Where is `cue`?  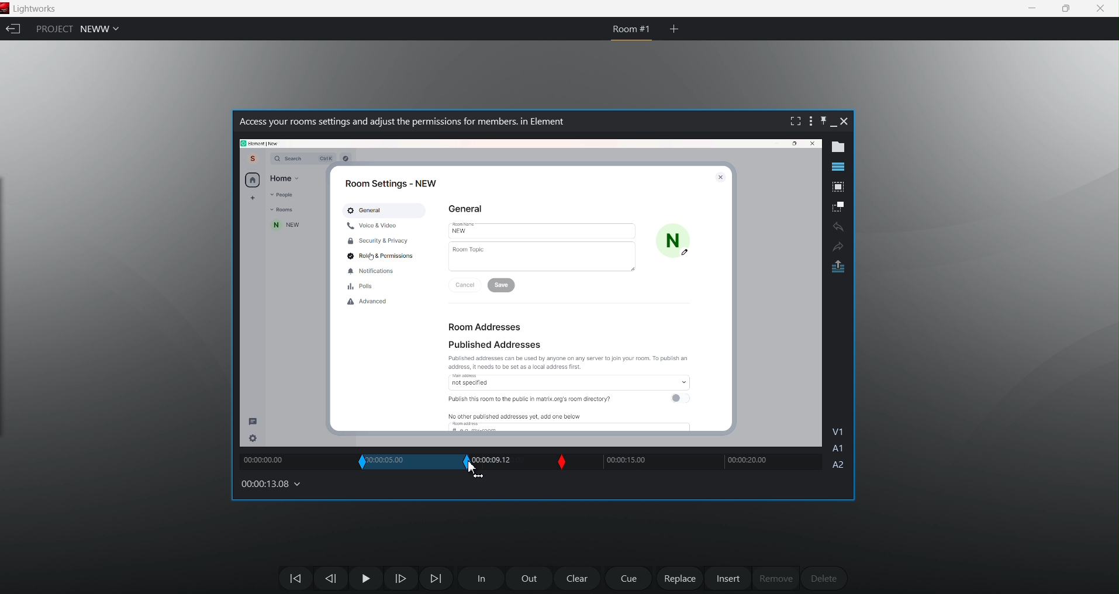 cue is located at coordinates (628, 579).